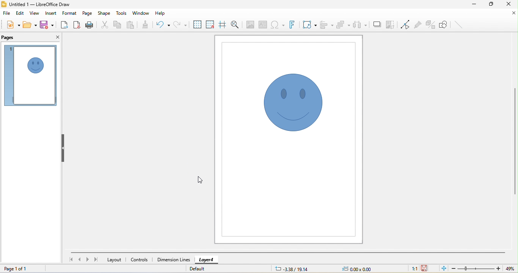  I want to click on glue point function, so click(419, 25).